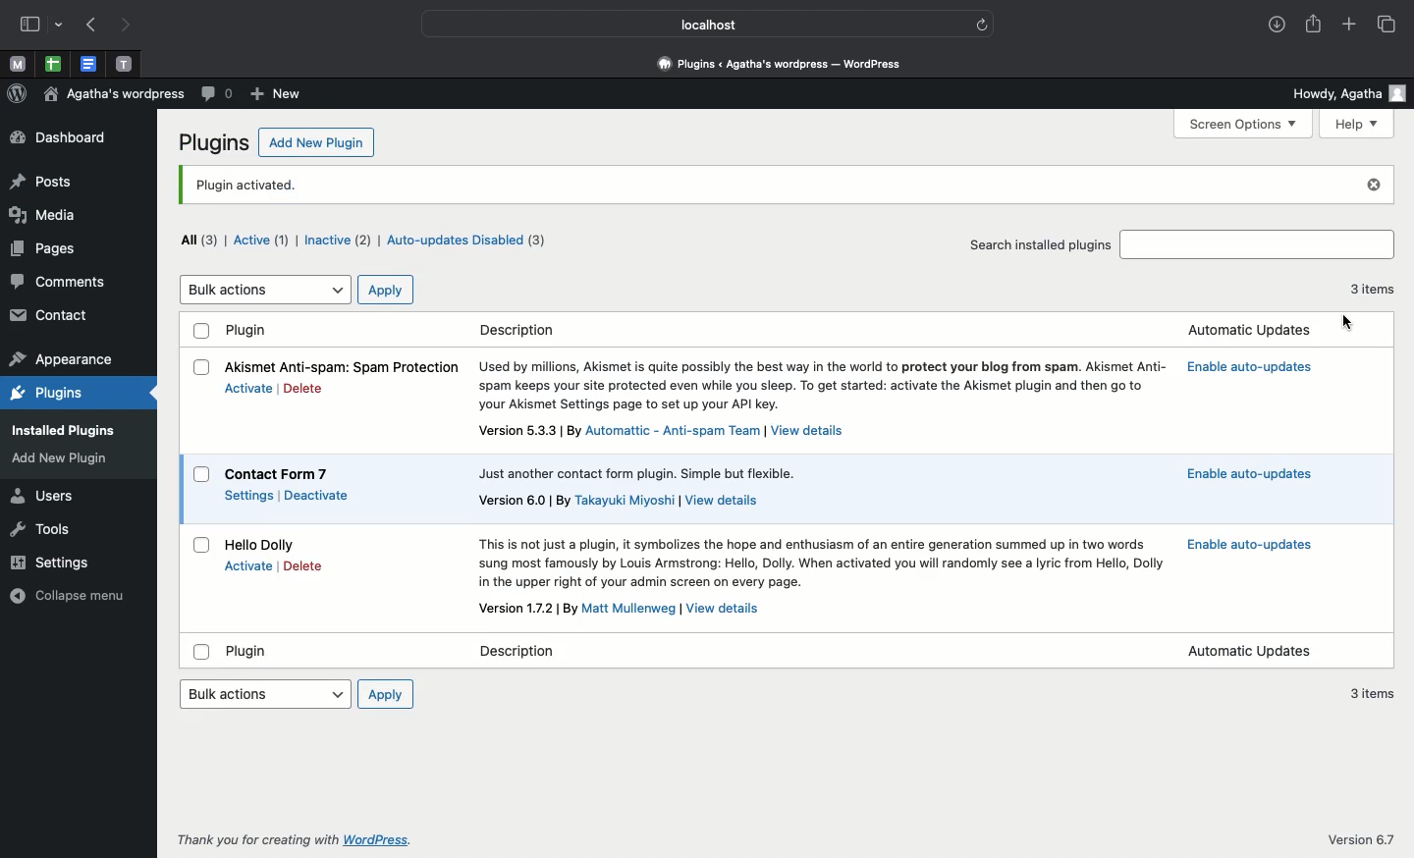 This screenshot has height=858, width=1414. What do you see at coordinates (1258, 476) in the screenshot?
I see `enable auto updates` at bounding box center [1258, 476].